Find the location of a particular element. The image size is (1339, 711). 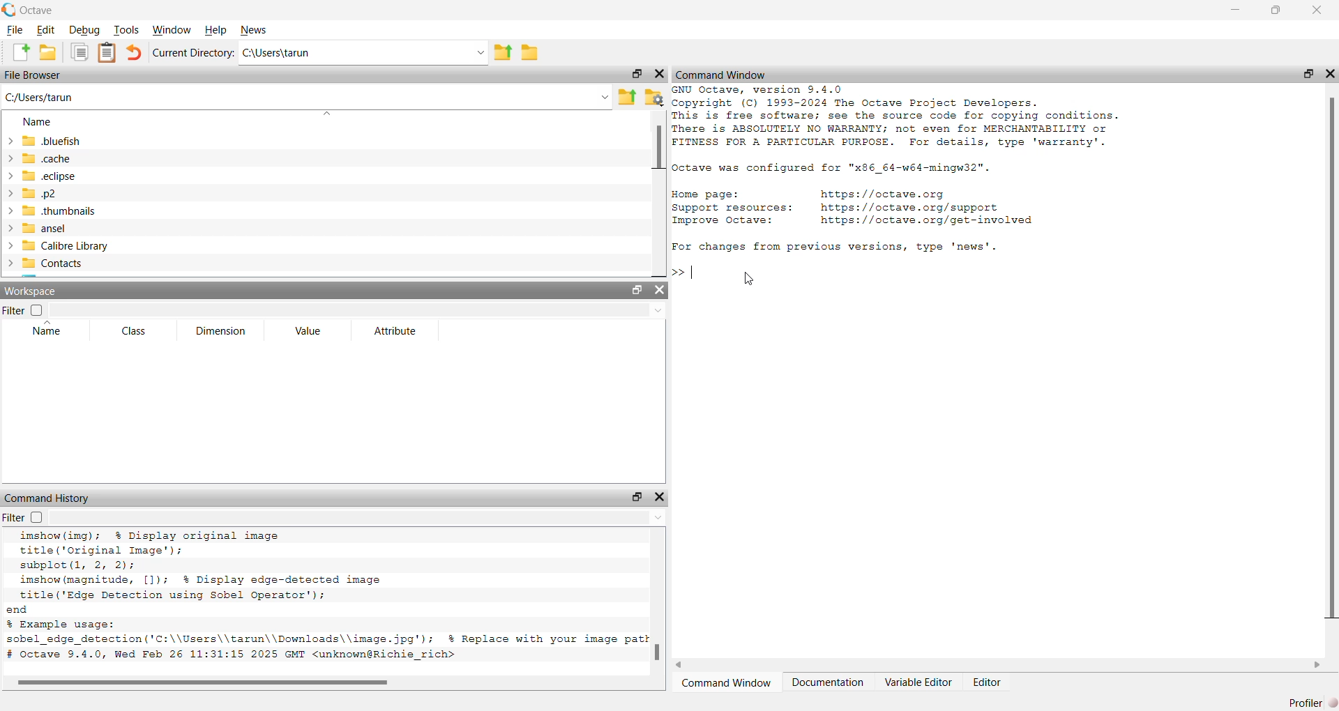

restore down is located at coordinates (1273, 13).